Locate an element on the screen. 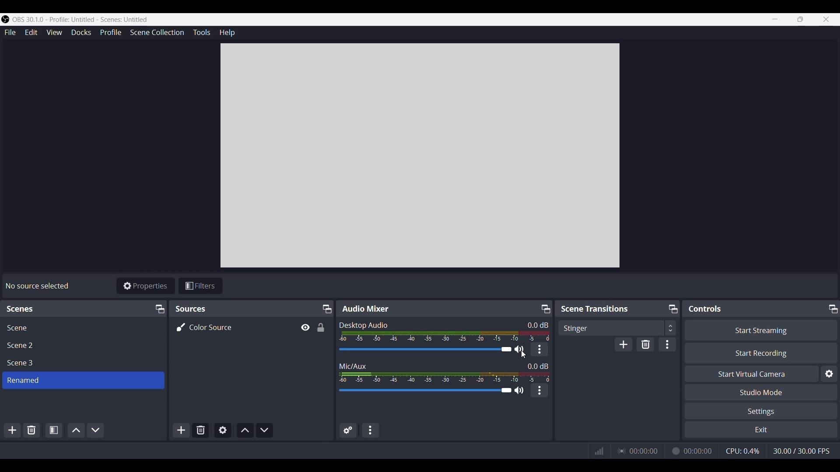 This screenshot has height=472, width=840. Transition properties is located at coordinates (667, 344).